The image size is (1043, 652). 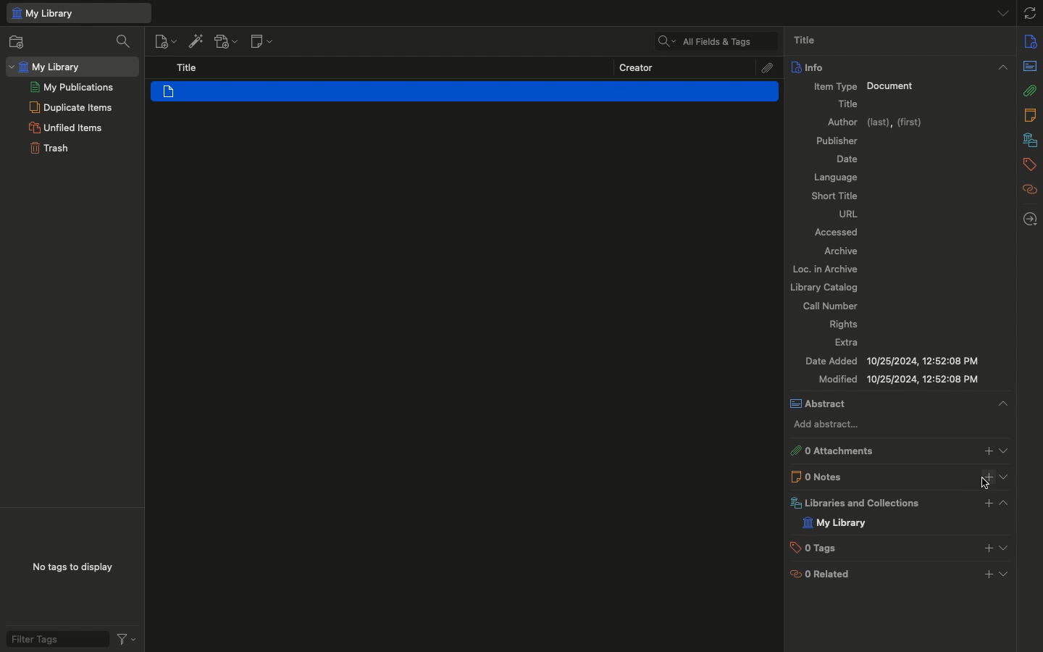 I want to click on Info, so click(x=808, y=67).